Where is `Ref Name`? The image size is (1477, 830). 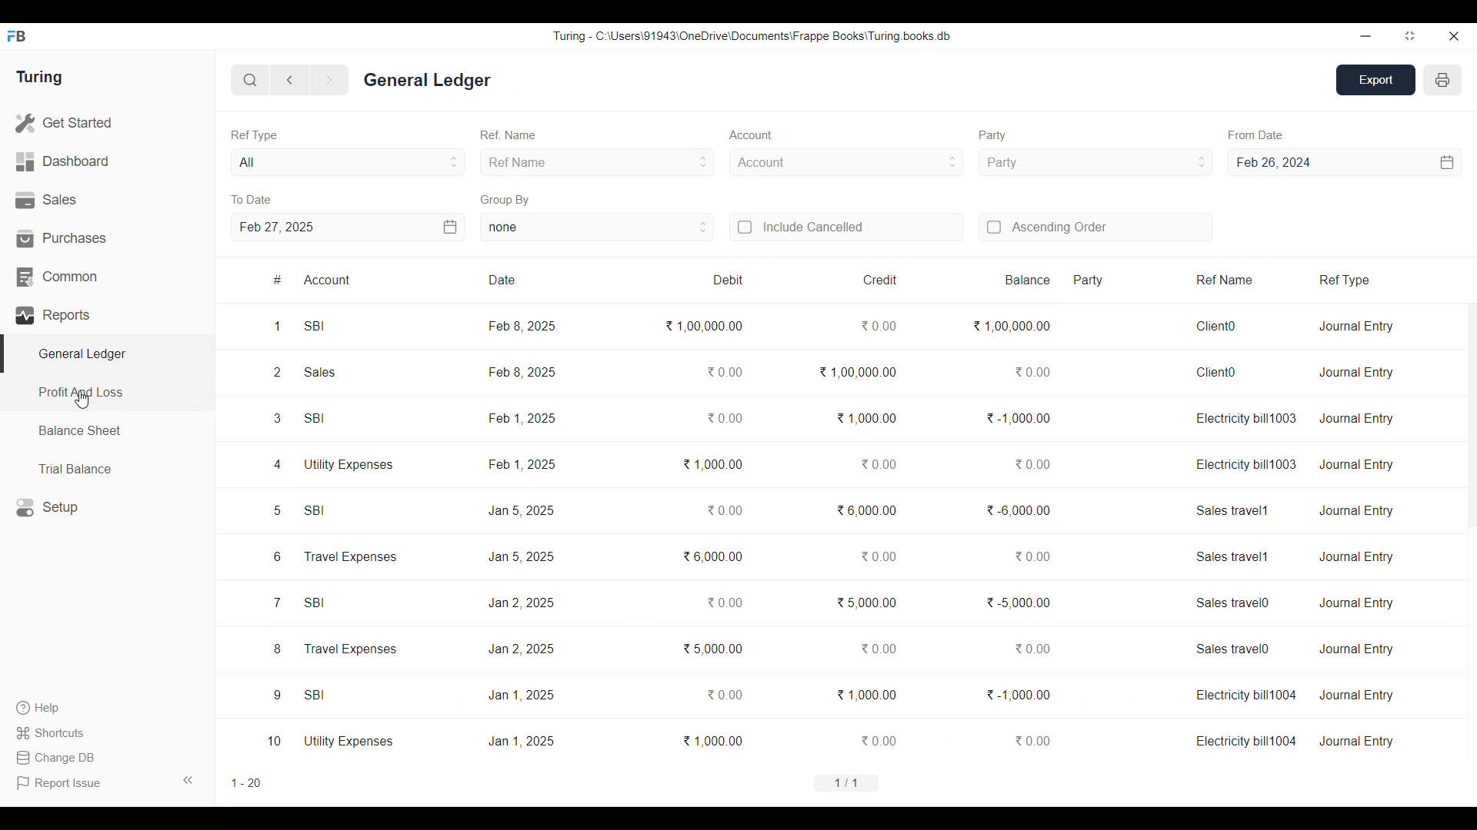
Ref Name is located at coordinates (1248, 281).